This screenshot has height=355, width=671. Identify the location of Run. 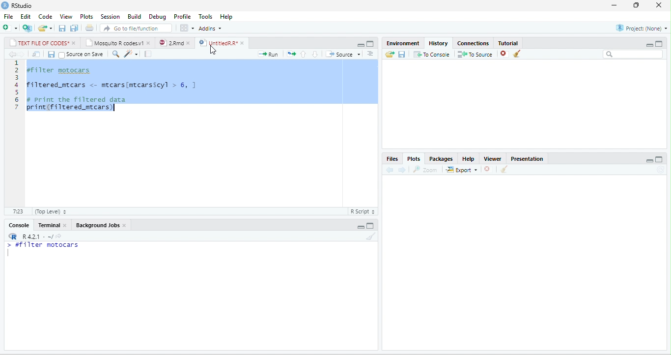
(268, 54).